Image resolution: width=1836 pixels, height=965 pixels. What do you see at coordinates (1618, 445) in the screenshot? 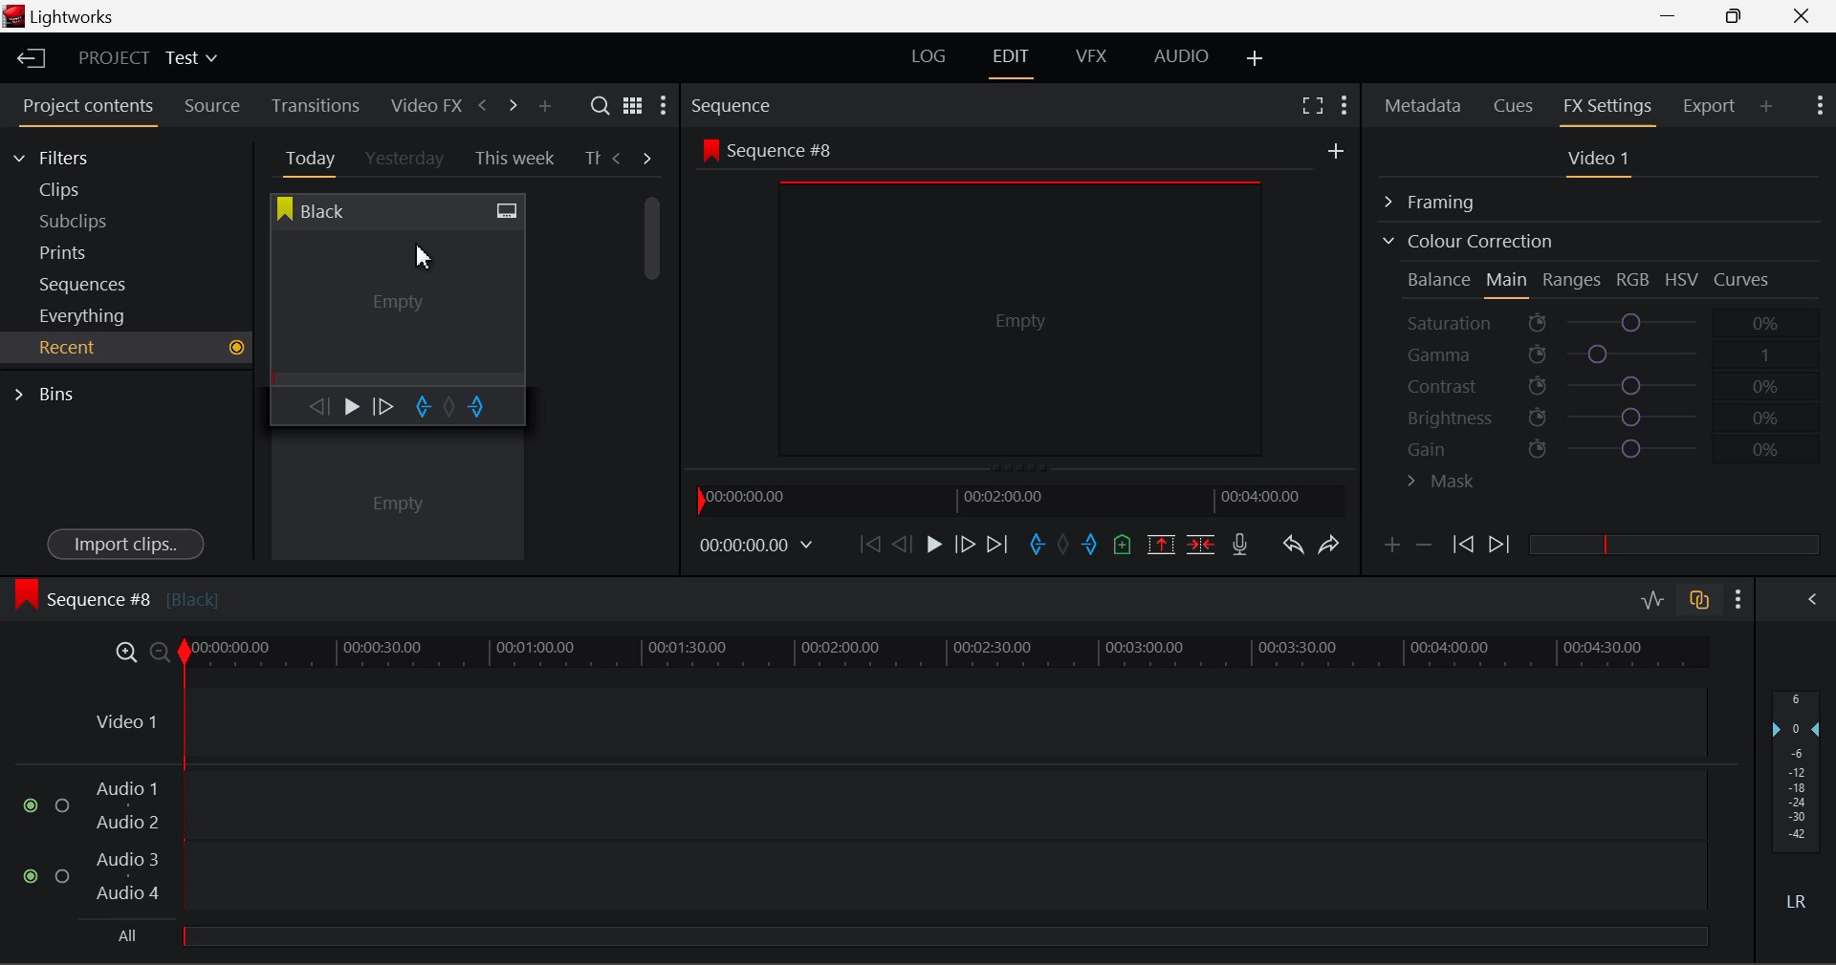
I see `Gain` at bounding box center [1618, 445].